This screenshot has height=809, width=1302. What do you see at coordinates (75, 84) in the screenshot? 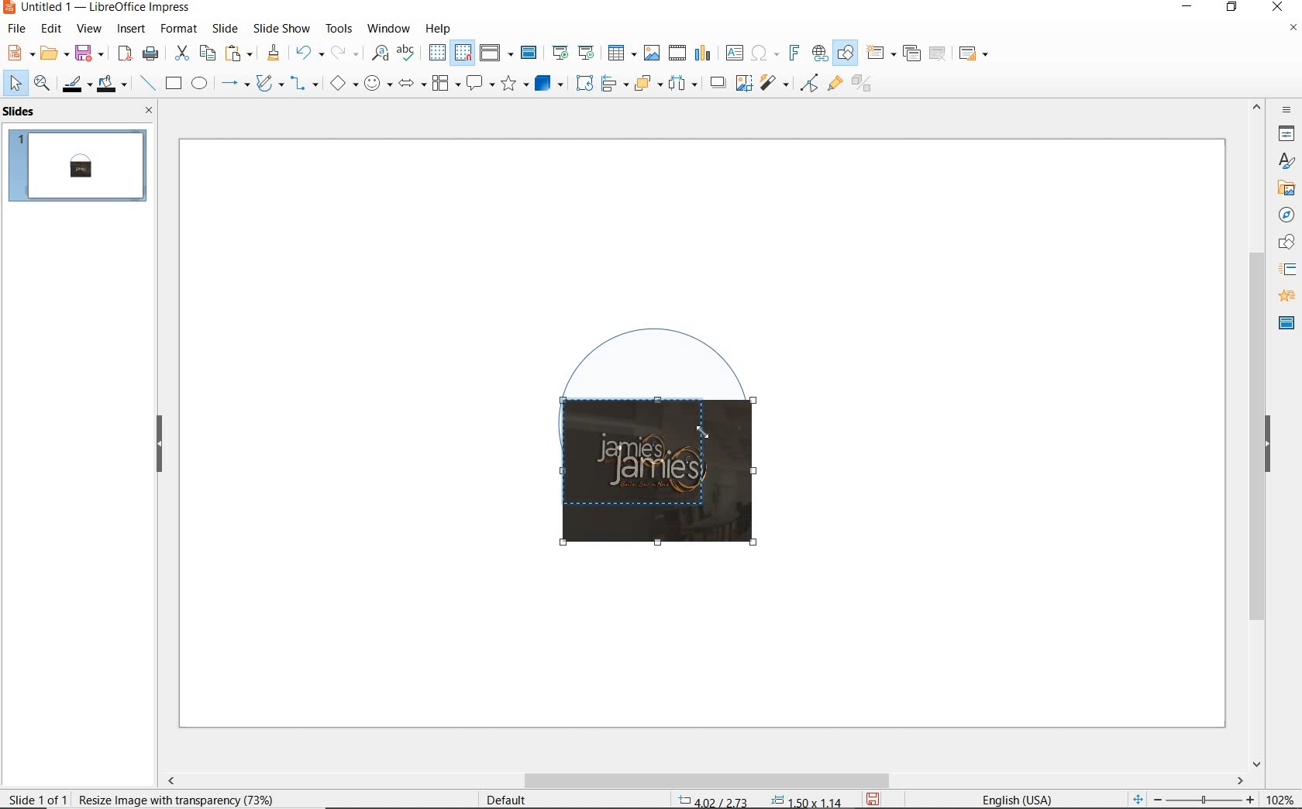
I see `line color` at bounding box center [75, 84].